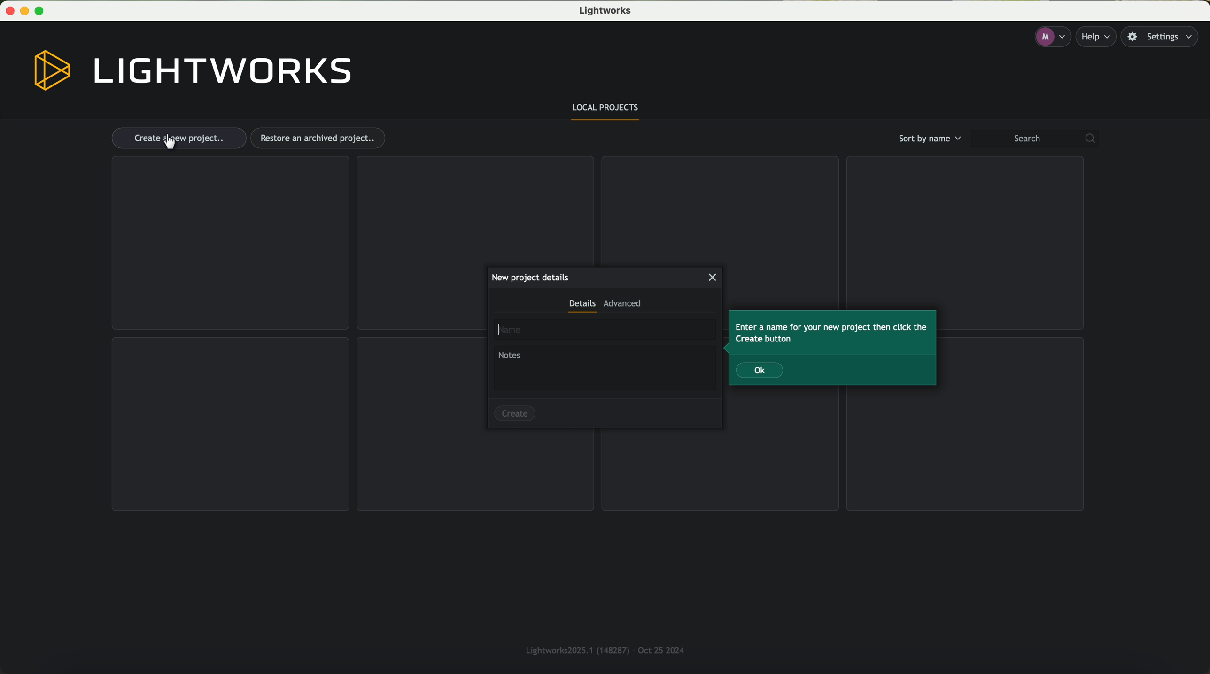 Image resolution: width=1210 pixels, height=674 pixels. What do you see at coordinates (962, 228) in the screenshot?
I see `grid` at bounding box center [962, 228].